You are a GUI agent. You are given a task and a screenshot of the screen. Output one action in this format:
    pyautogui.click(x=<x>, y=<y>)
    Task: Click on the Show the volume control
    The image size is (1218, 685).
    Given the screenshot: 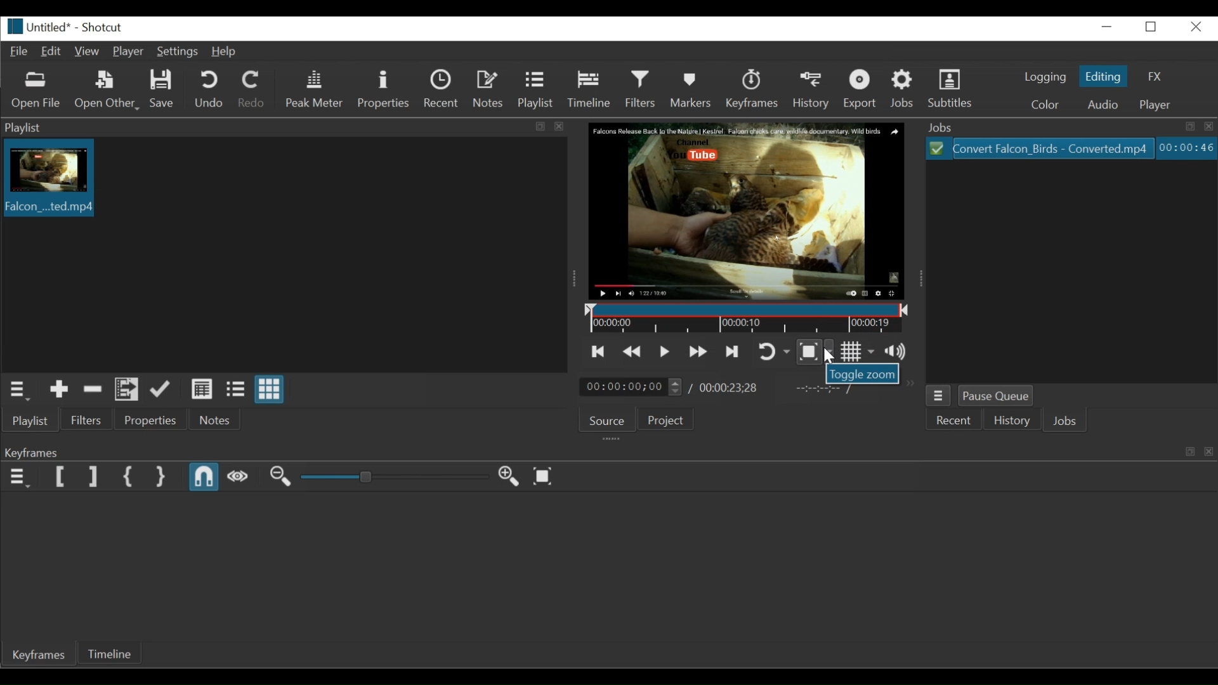 What is the action you would take?
    pyautogui.click(x=903, y=350)
    